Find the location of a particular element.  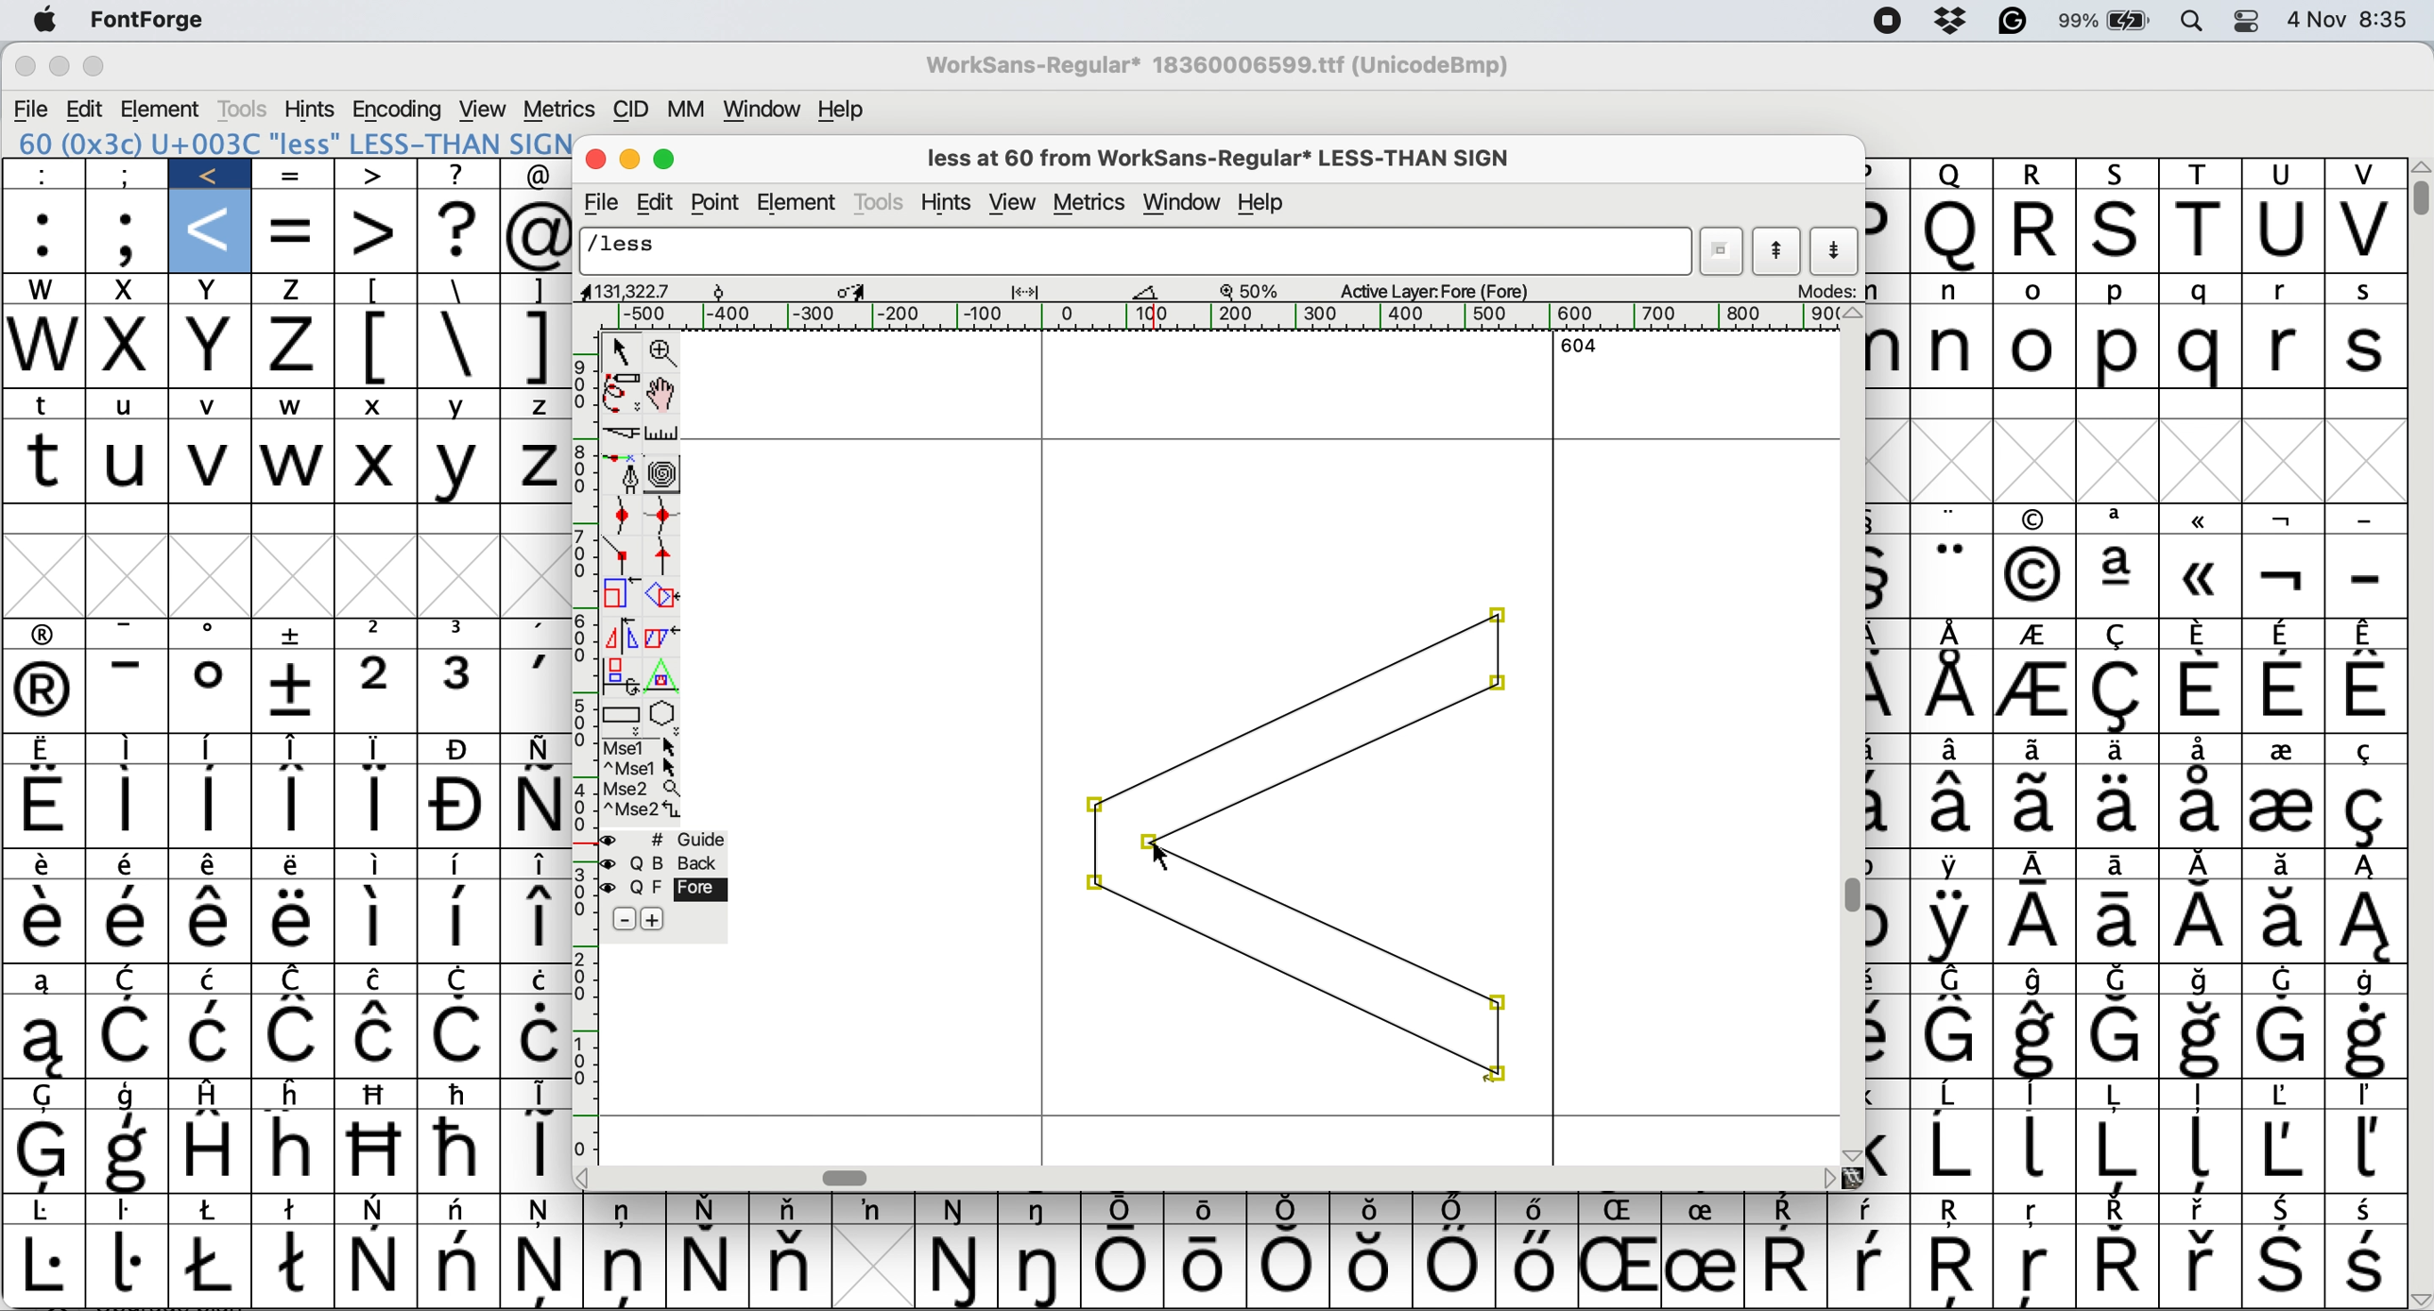

Symbol is located at coordinates (46, 1040).